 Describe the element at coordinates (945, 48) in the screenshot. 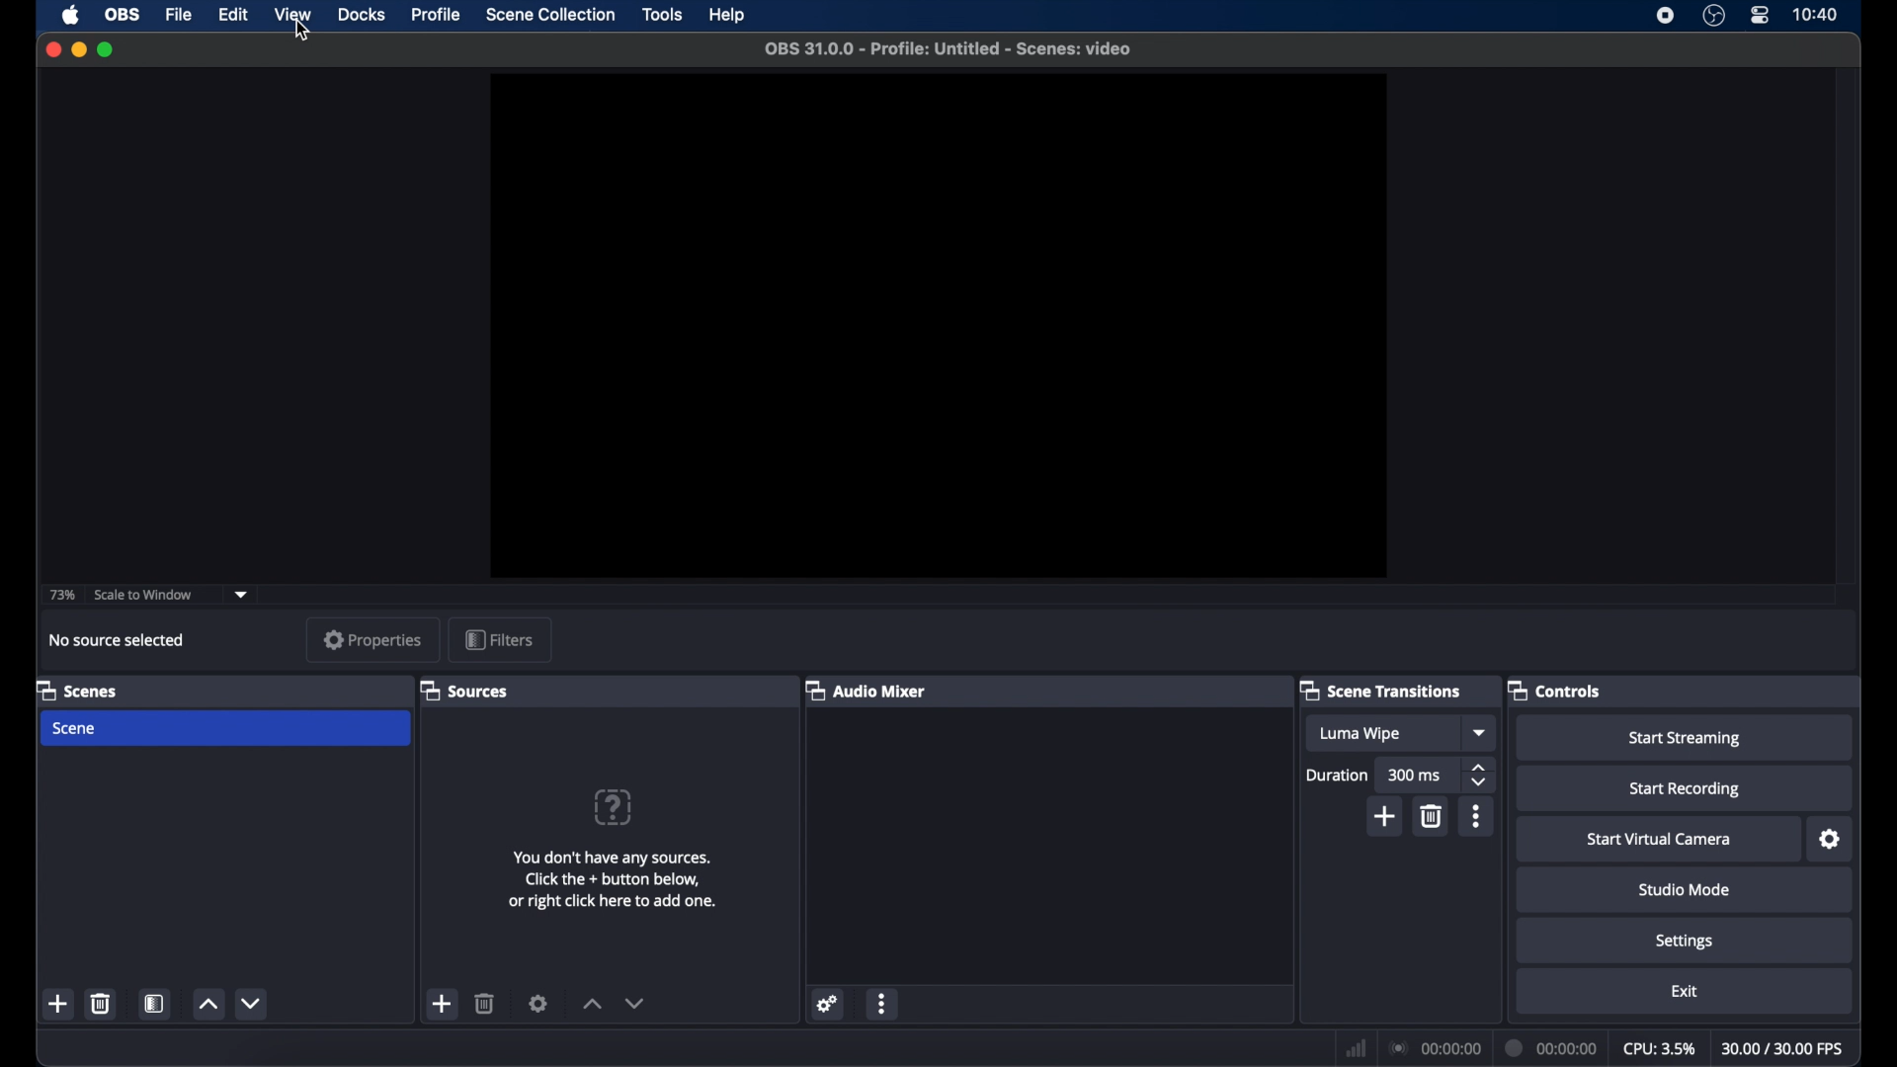

I see `OBS 31.0.0 - Profile: Untitled - Scenes: video` at that location.